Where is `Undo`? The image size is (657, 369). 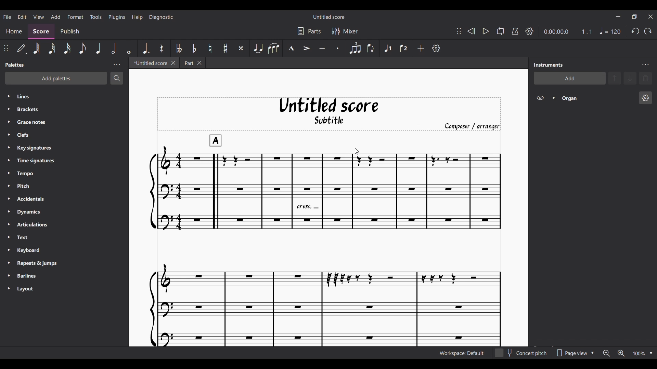
Undo is located at coordinates (635, 31).